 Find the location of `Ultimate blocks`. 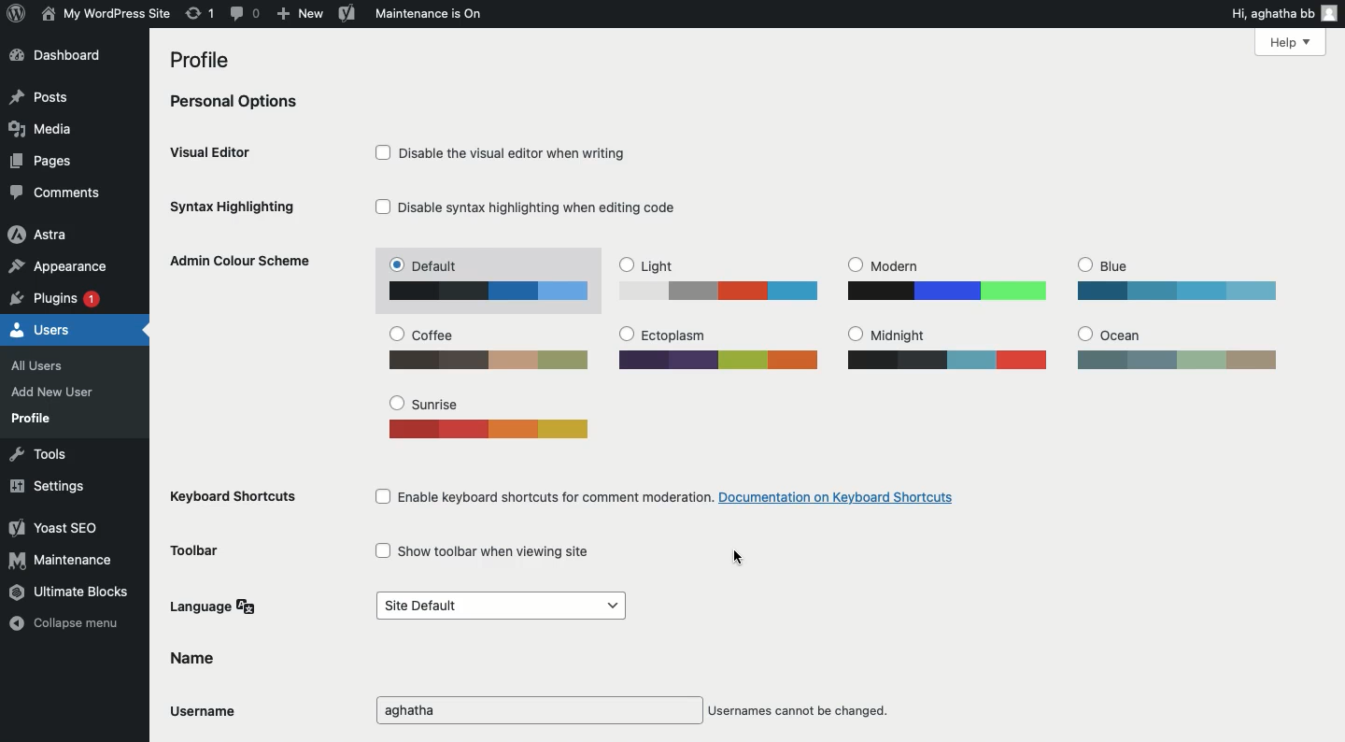

Ultimate blocks is located at coordinates (71, 592).